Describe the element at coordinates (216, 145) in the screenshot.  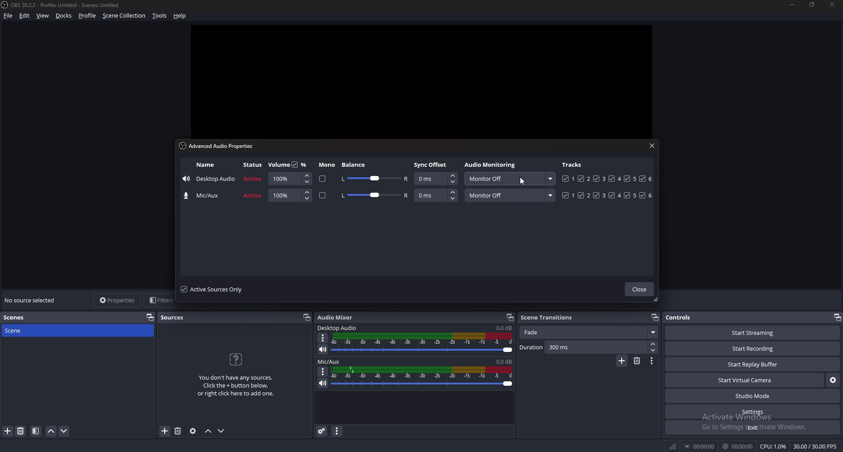
I see `advanced audio properties` at that location.